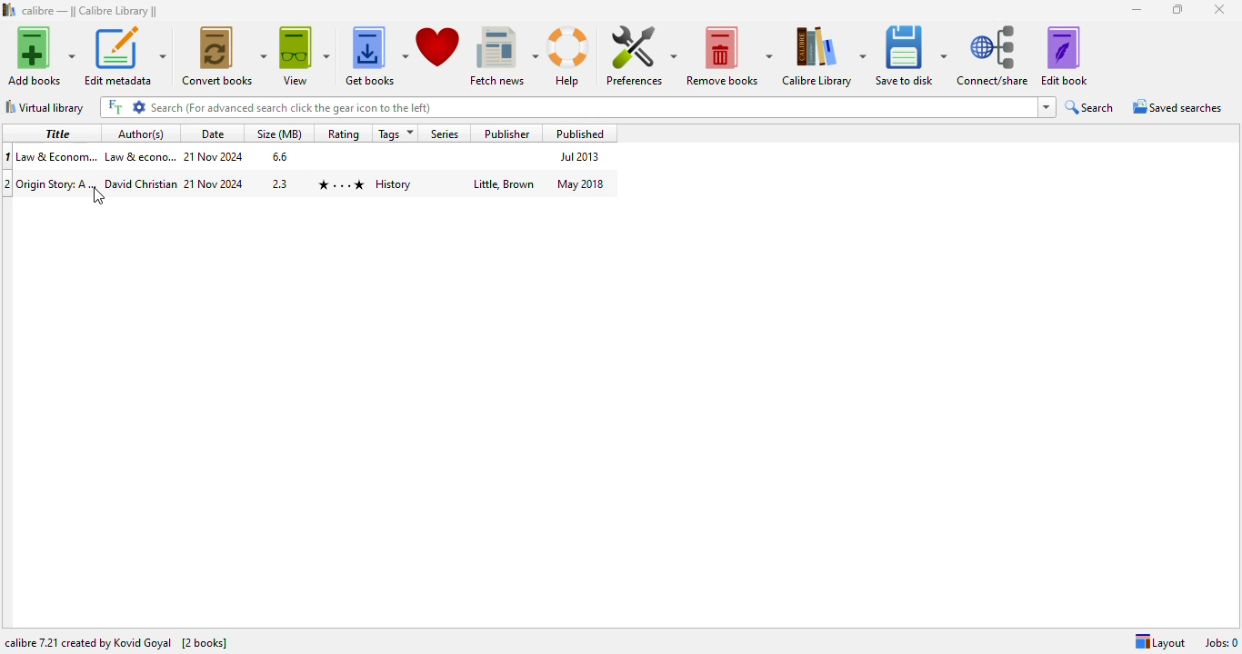 This screenshot has height=654, width=1242. Describe the element at coordinates (99, 195) in the screenshot. I see `cursor` at that location.